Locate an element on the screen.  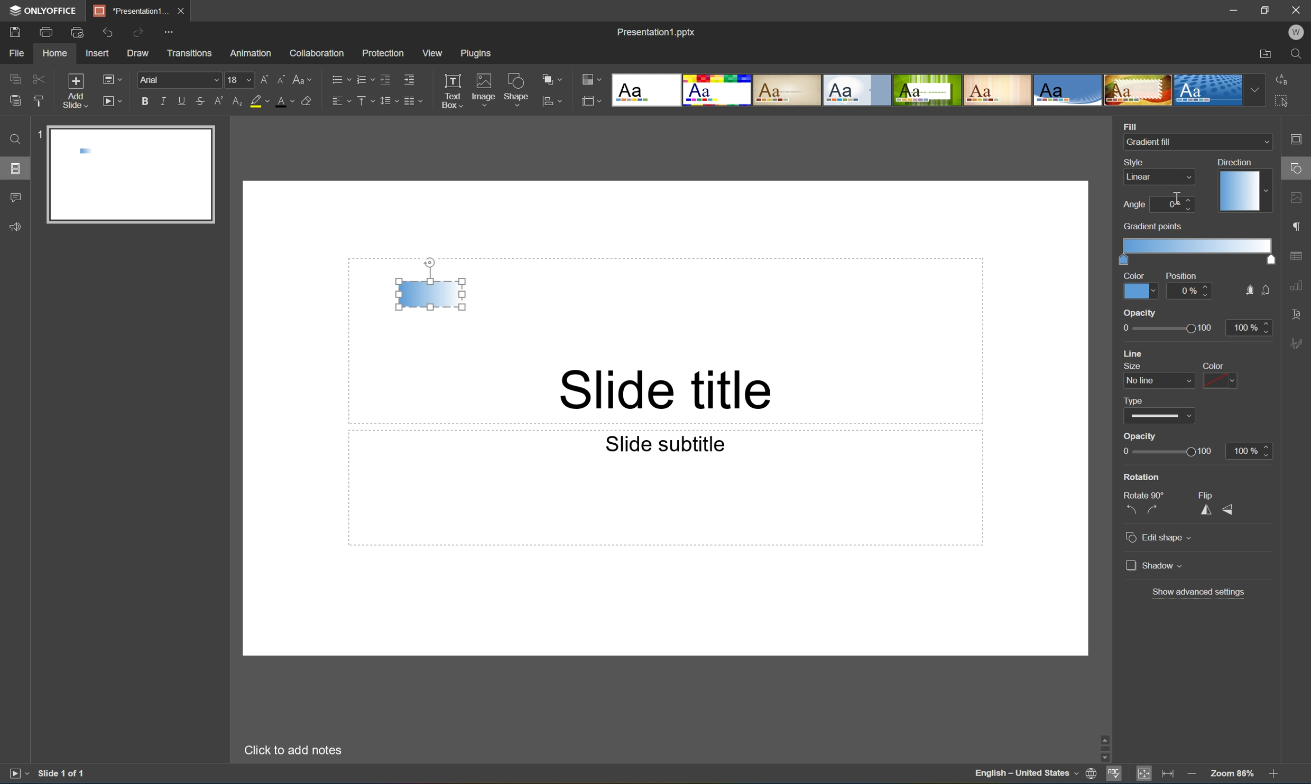
Customize quick access toolbar is located at coordinates (172, 31).